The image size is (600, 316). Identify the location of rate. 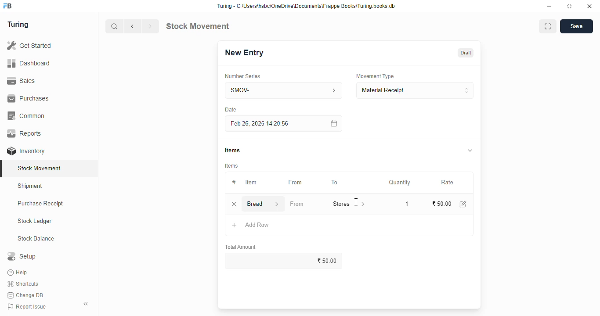
(448, 183).